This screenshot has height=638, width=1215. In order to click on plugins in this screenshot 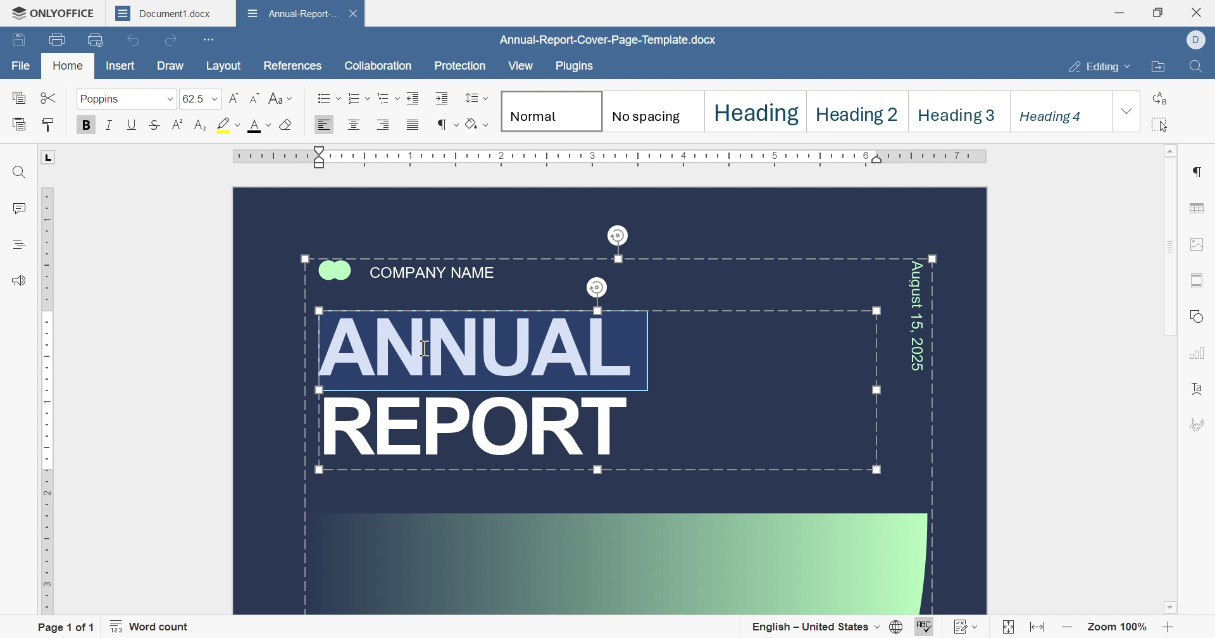, I will do `click(573, 67)`.